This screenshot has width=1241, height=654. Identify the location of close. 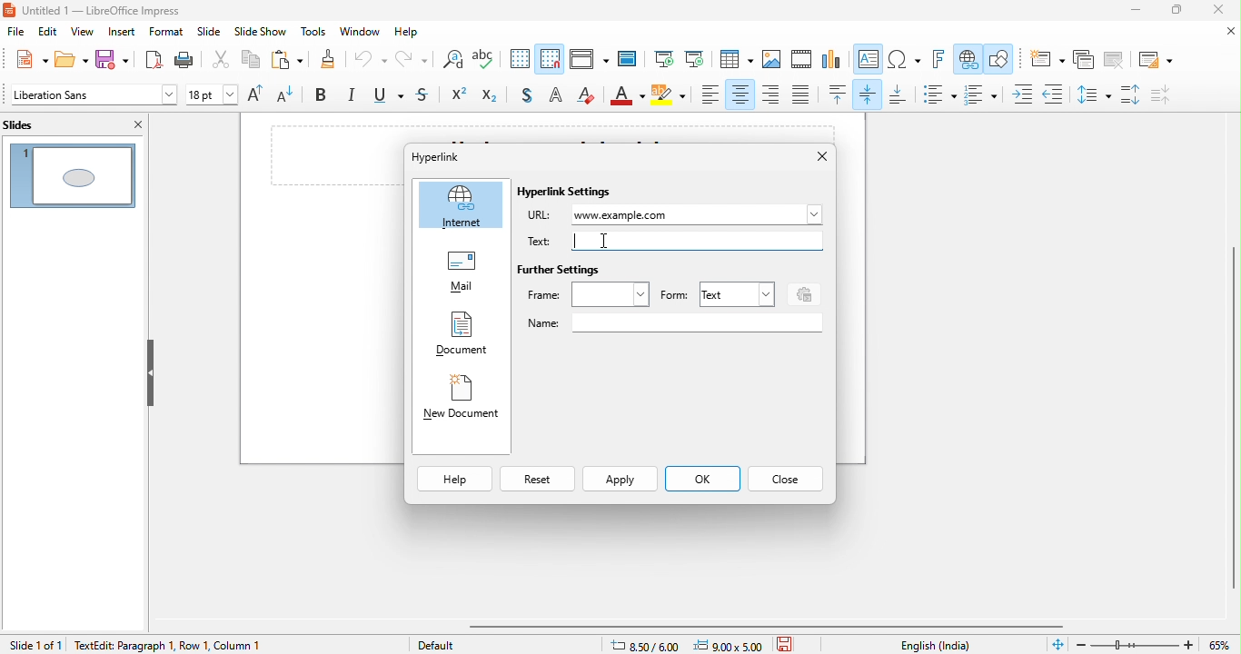
(1223, 11).